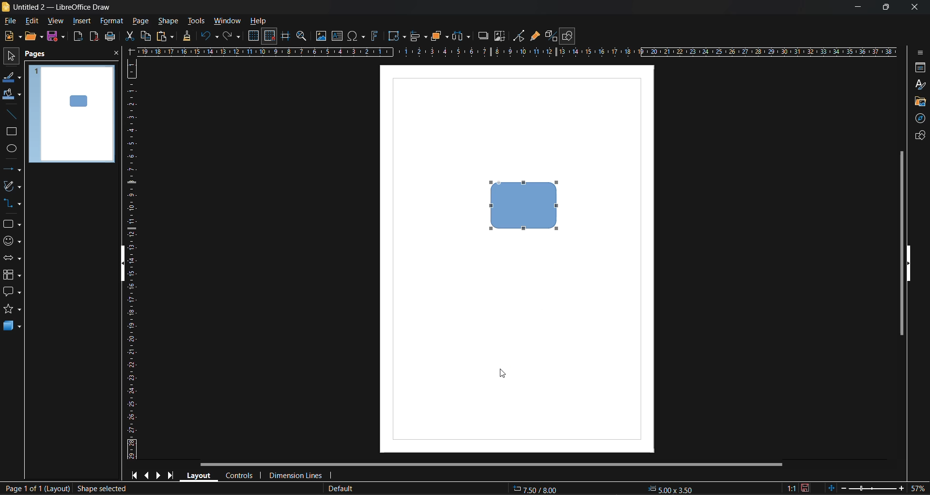  Describe the element at coordinates (12, 275) in the screenshot. I see `flowchart` at that location.